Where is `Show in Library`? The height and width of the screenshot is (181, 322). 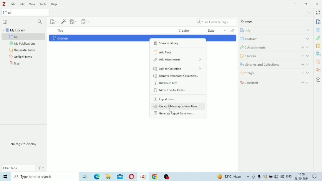 Show in Library is located at coordinates (172, 43).